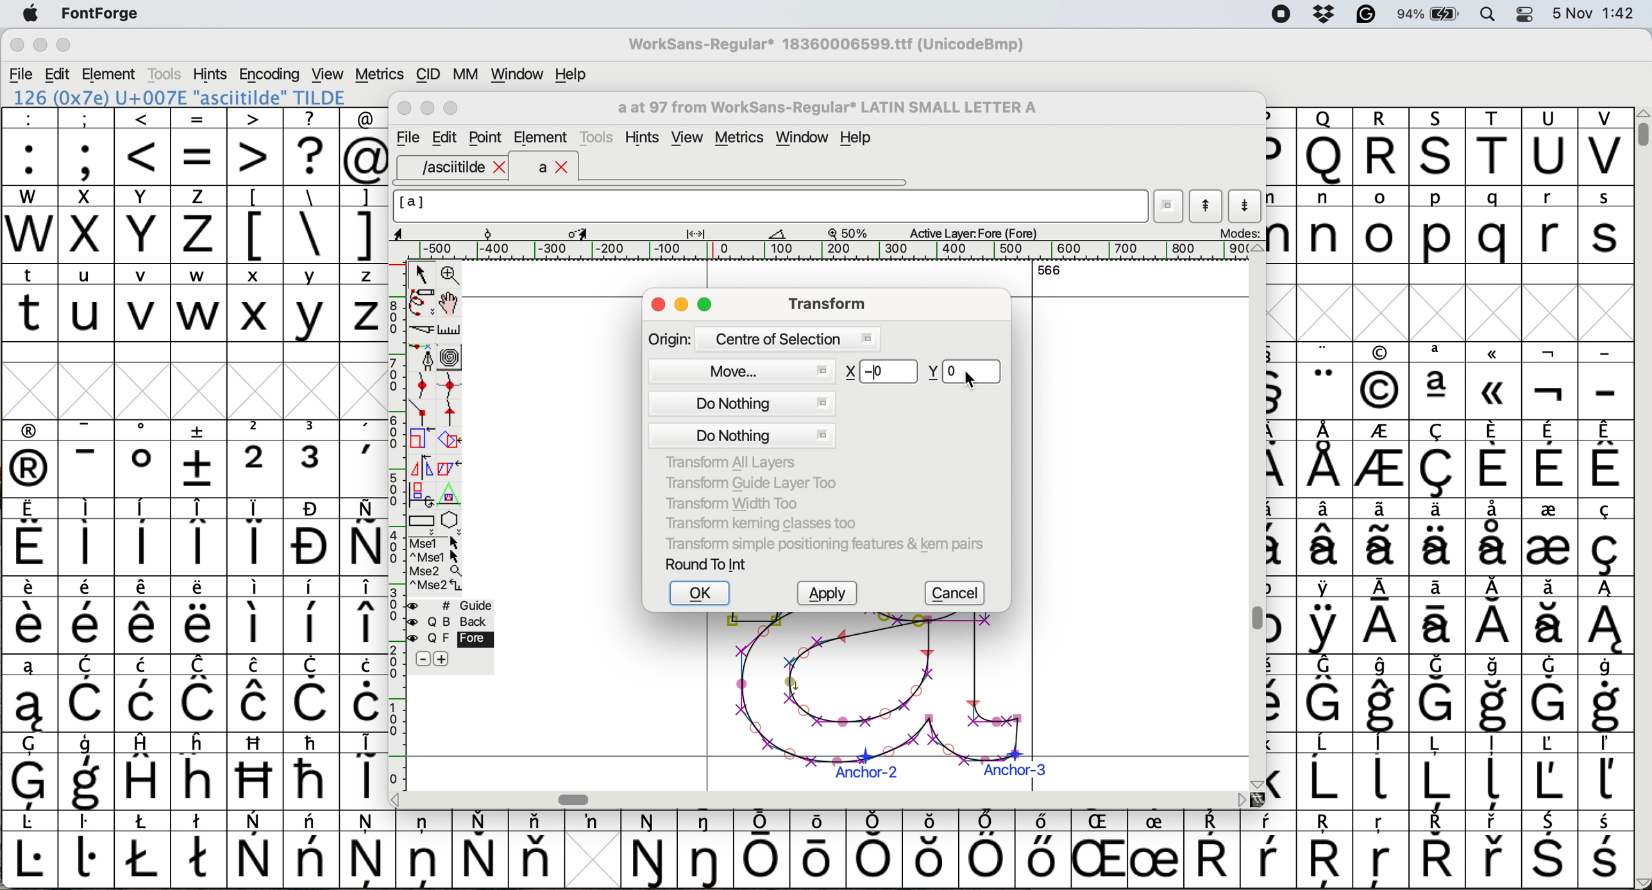  What do you see at coordinates (1211, 850) in the screenshot?
I see `symbol` at bounding box center [1211, 850].